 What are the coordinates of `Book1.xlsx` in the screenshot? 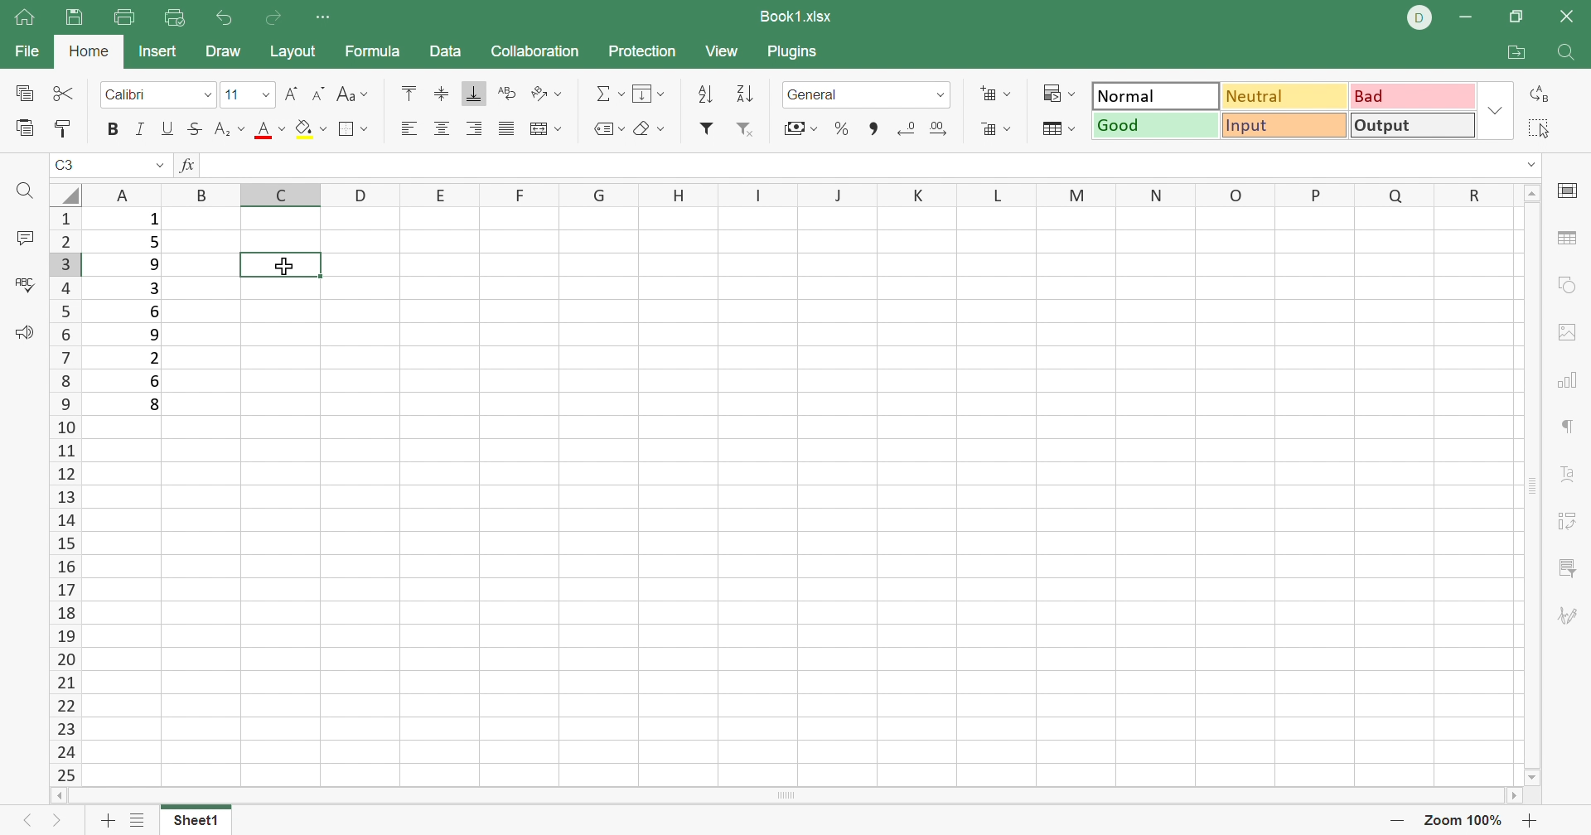 It's located at (796, 14).